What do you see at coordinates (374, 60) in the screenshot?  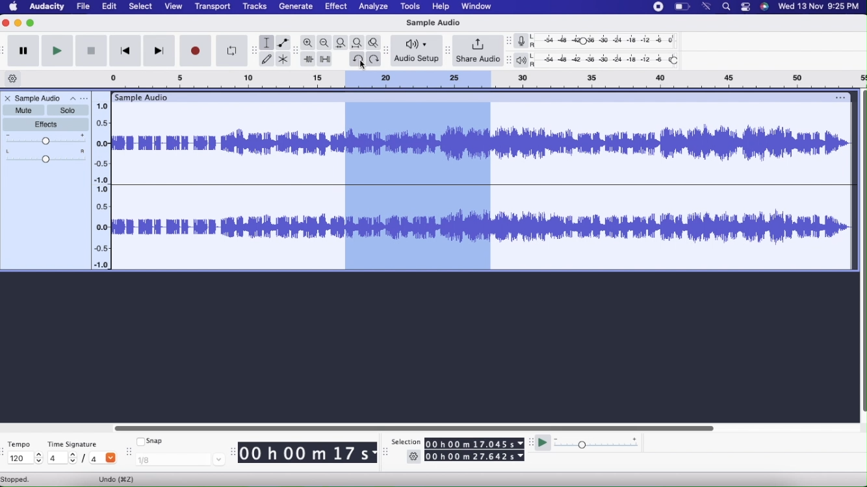 I see `Redo` at bounding box center [374, 60].